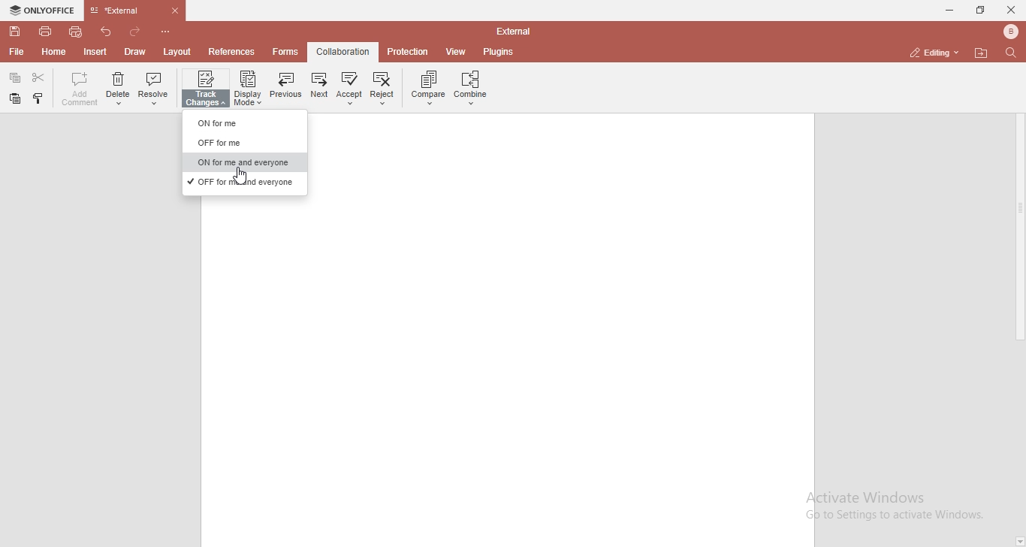 This screenshot has height=547, width=1026. Describe the element at coordinates (16, 98) in the screenshot. I see `copy` at that location.